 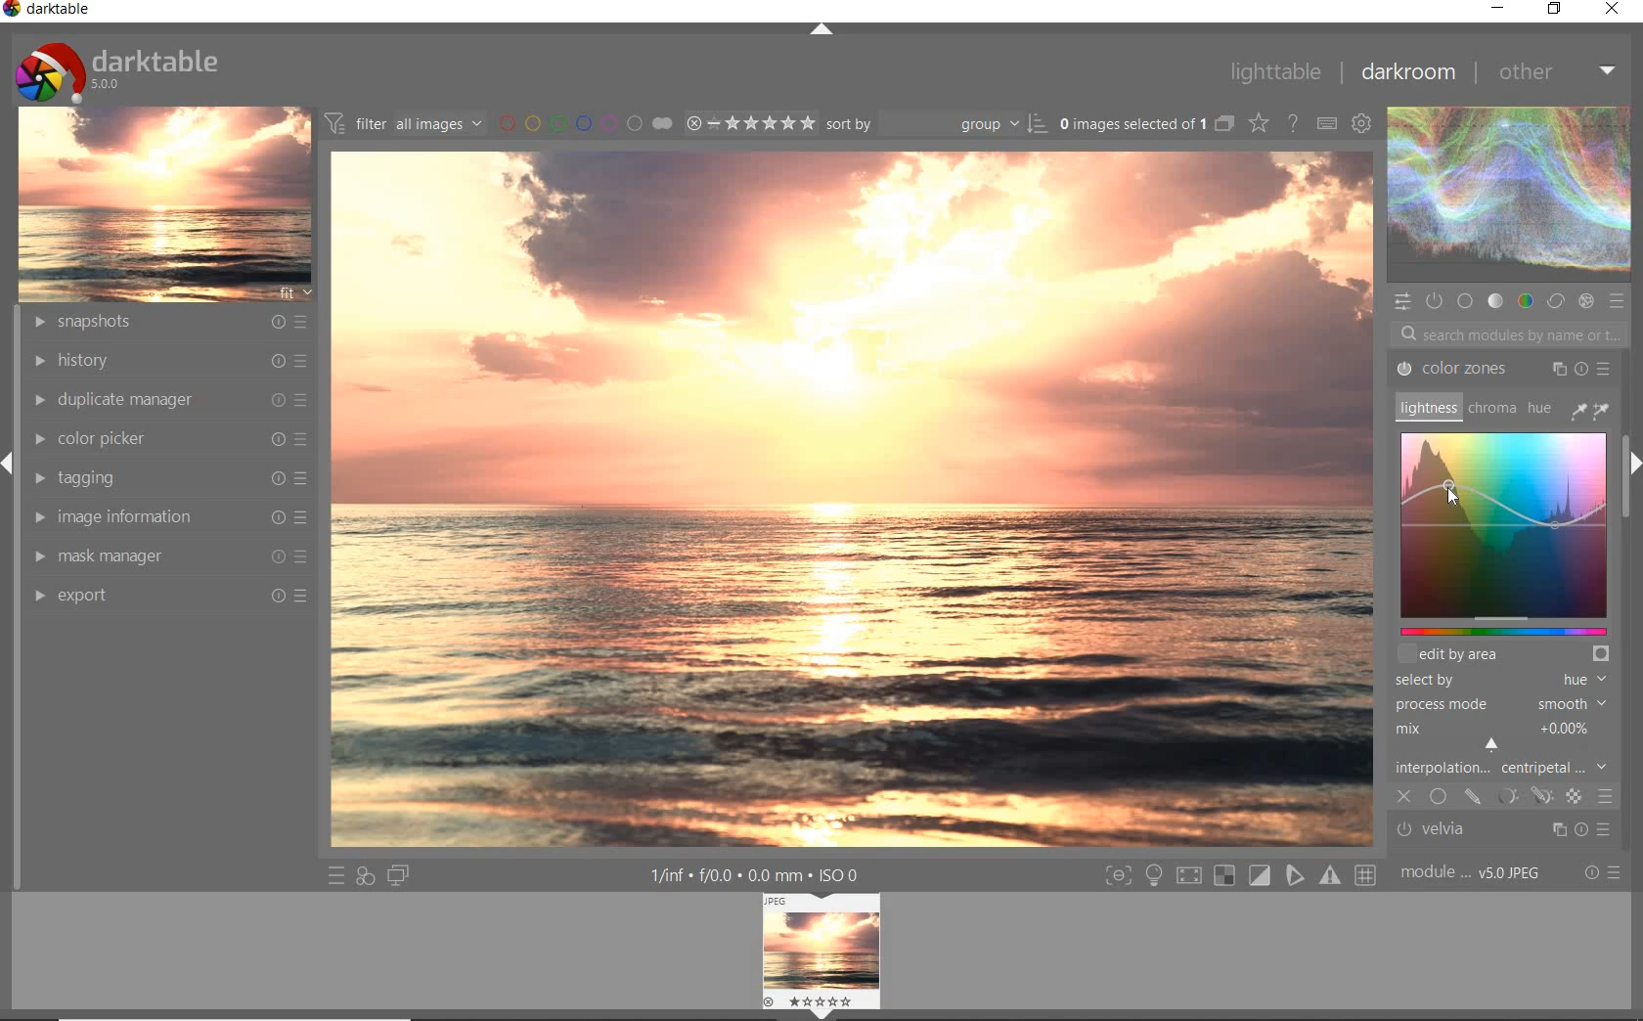 I want to click on SELECTED BY HUE, so click(x=1501, y=680).